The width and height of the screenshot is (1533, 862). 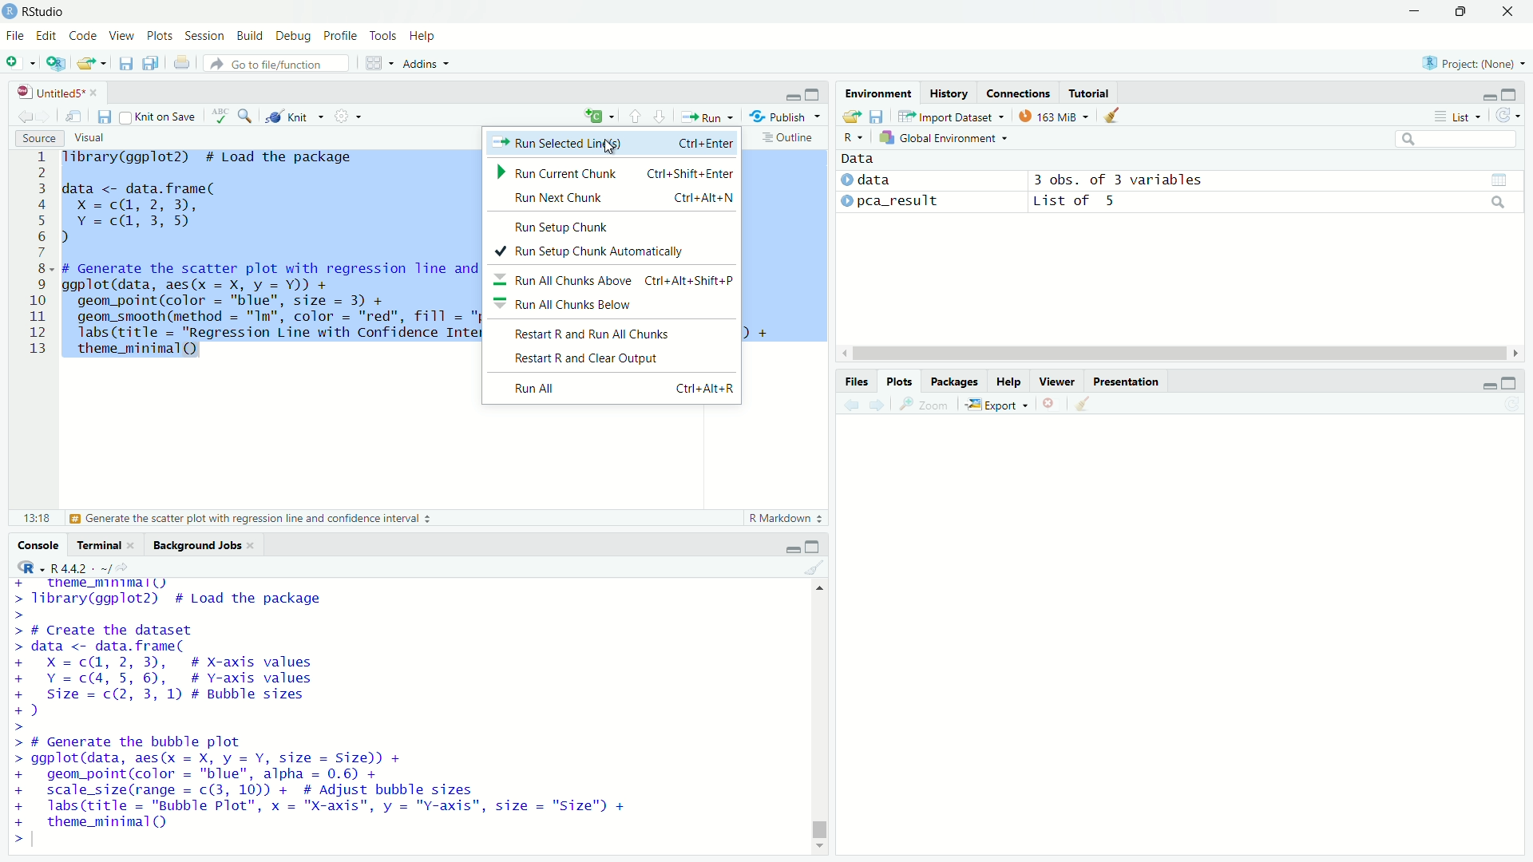 What do you see at coordinates (378, 63) in the screenshot?
I see `Workspace panes` at bounding box center [378, 63].